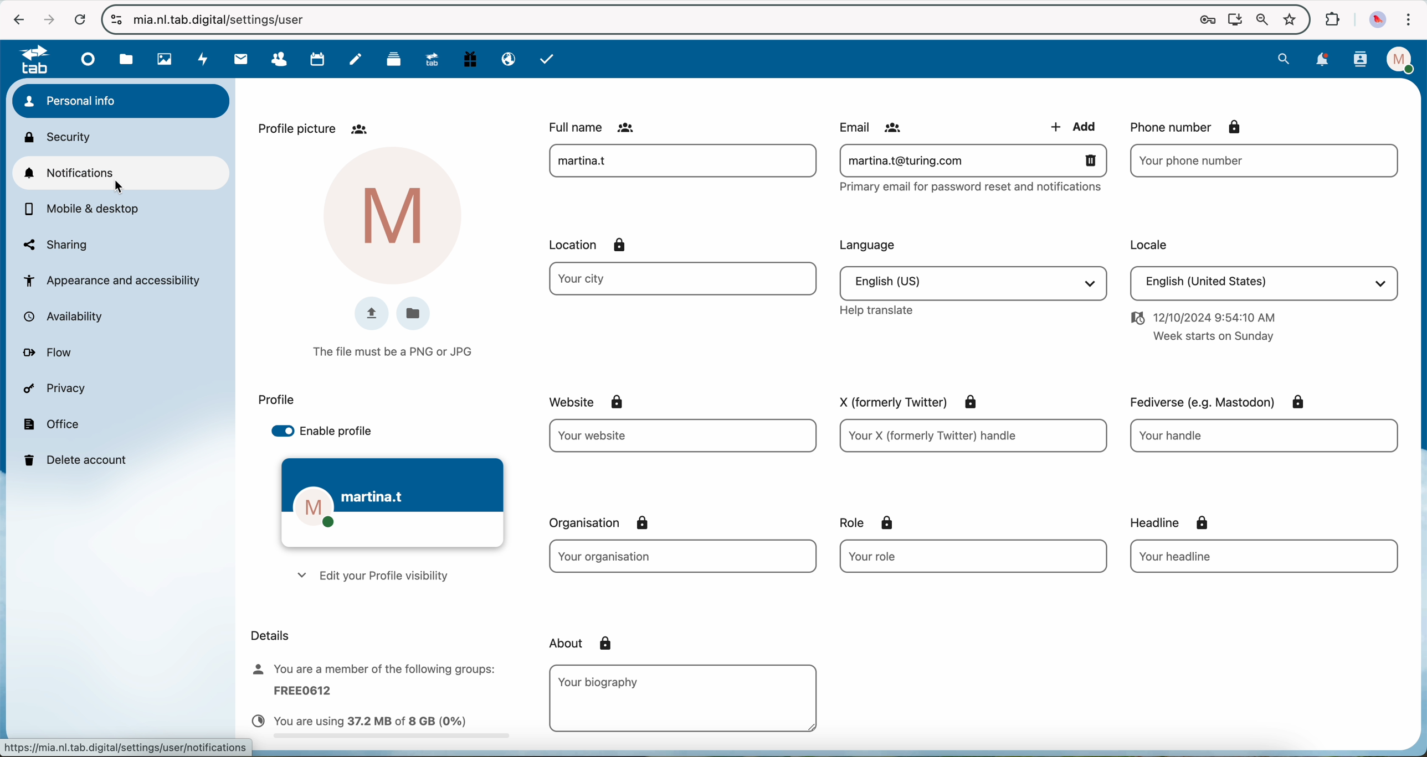 The width and height of the screenshot is (1427, 757). Describe the element at coordinates (685, 279) in the screenshot. I see `location` at that location.